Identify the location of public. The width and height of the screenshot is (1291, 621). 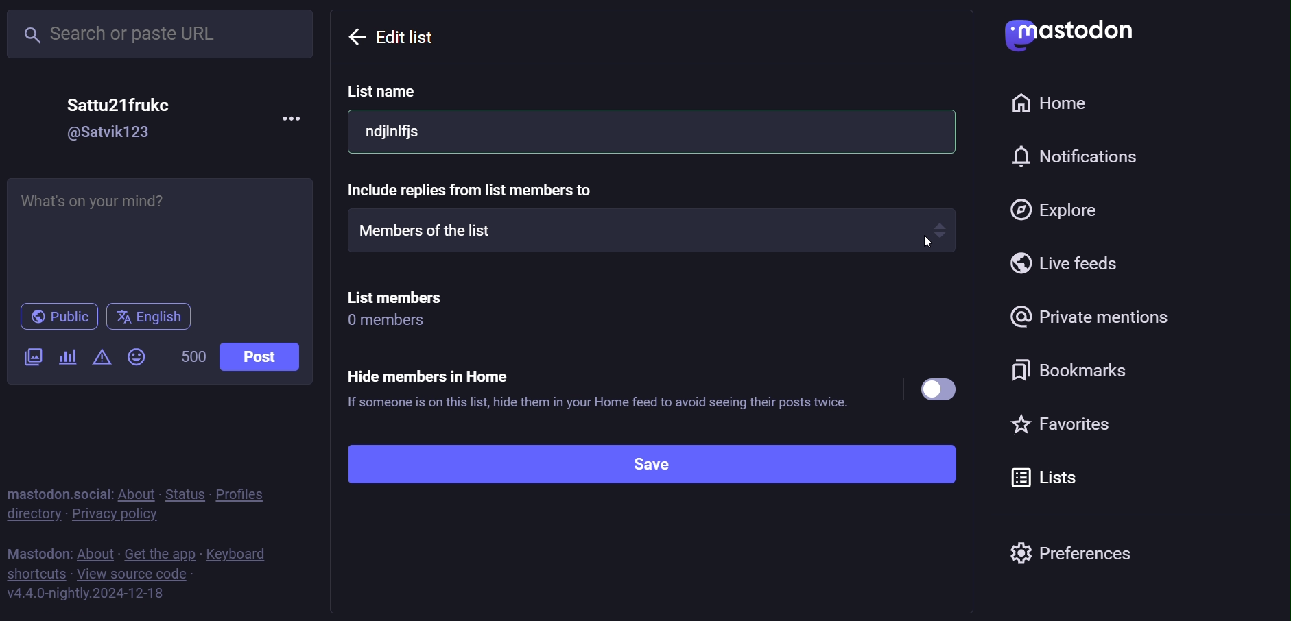
(57, 316).